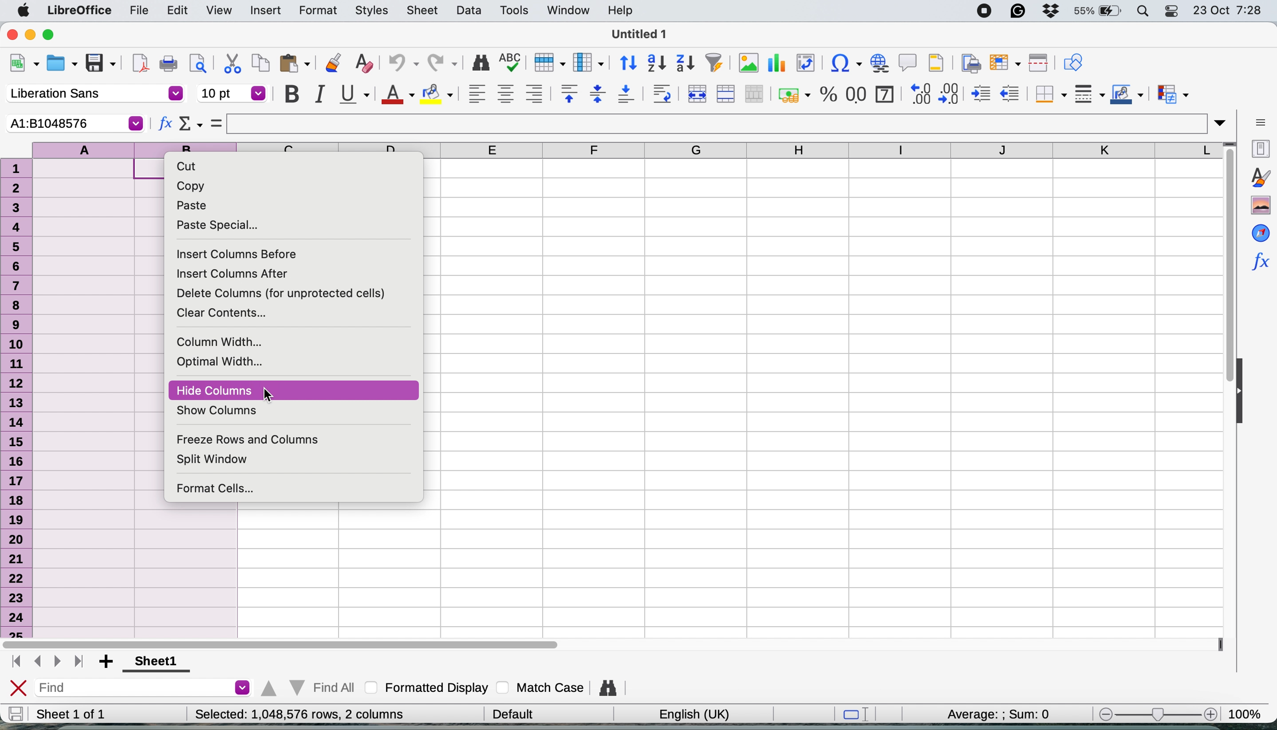  What do you see at coordinates (524, 714) in the screenshot?
I see `| Default` at bounding box center [524, 714].